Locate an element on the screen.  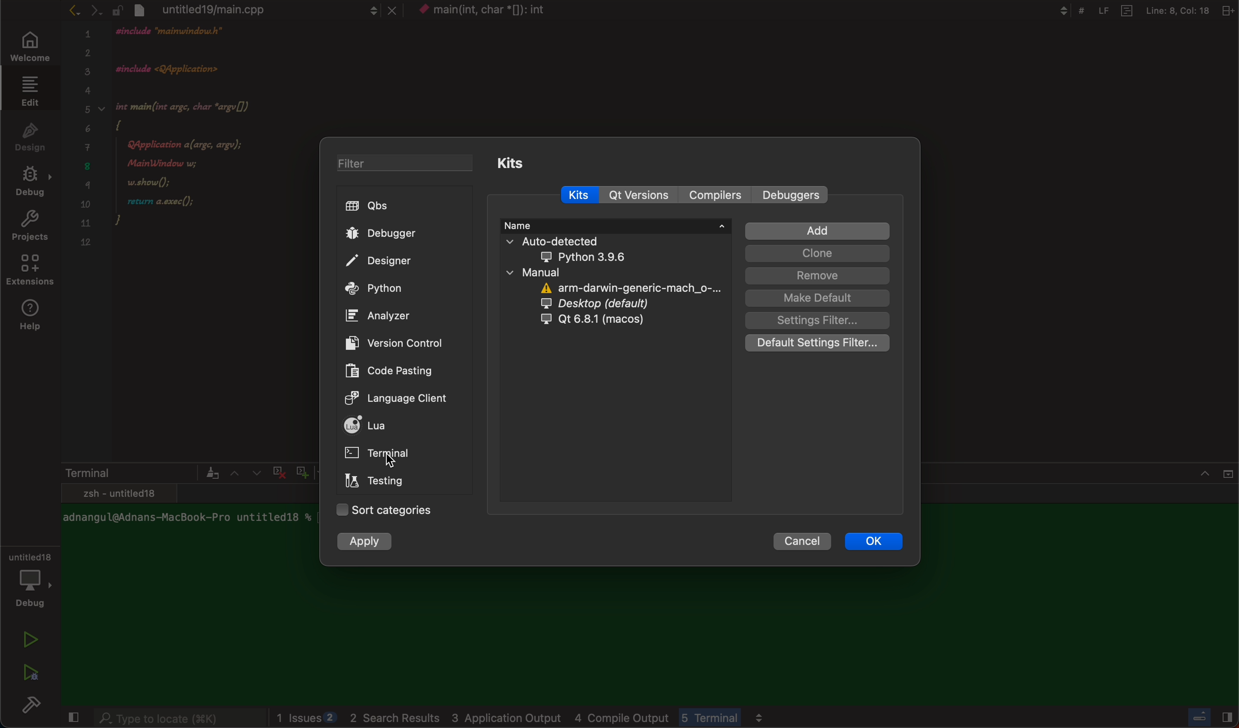
design is located at coordinates (30, 136).